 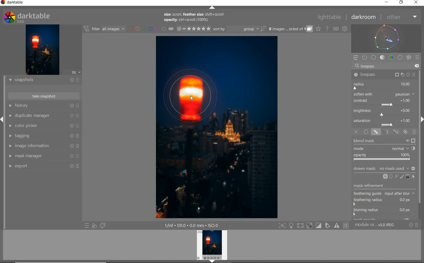 I want to click on BRIGHTNESS, so click(x=384, y=112).